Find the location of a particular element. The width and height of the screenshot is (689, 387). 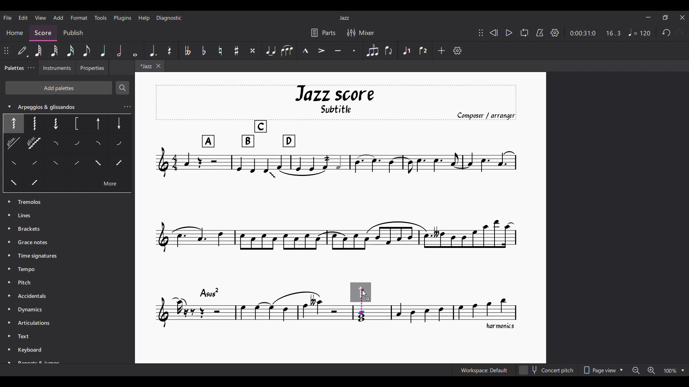

Home section is located at coordinates (15, 32).